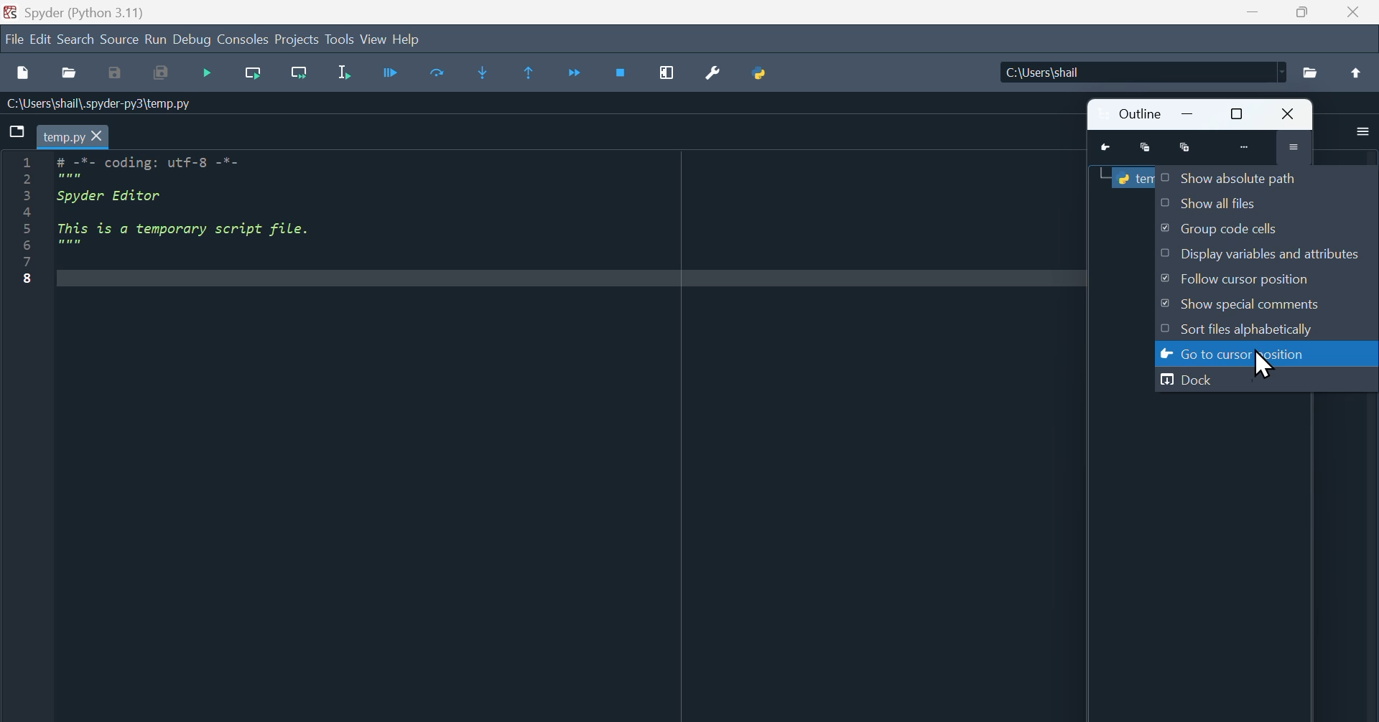  Describe the element at coordinates (574, 72) in the screenshot. I see `Continue execution until next function` at that location.